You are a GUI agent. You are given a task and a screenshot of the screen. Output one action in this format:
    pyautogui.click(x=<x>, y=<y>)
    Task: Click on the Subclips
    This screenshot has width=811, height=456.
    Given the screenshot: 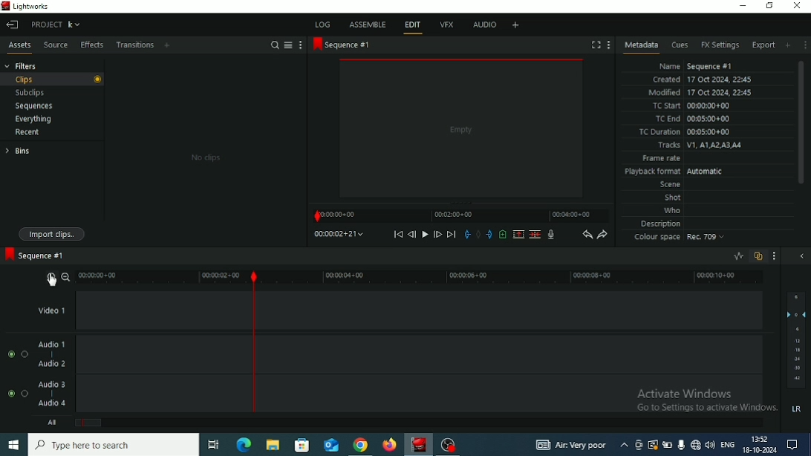 What is the action you would take?
    pyautogui.click(x=30, y=93)
    